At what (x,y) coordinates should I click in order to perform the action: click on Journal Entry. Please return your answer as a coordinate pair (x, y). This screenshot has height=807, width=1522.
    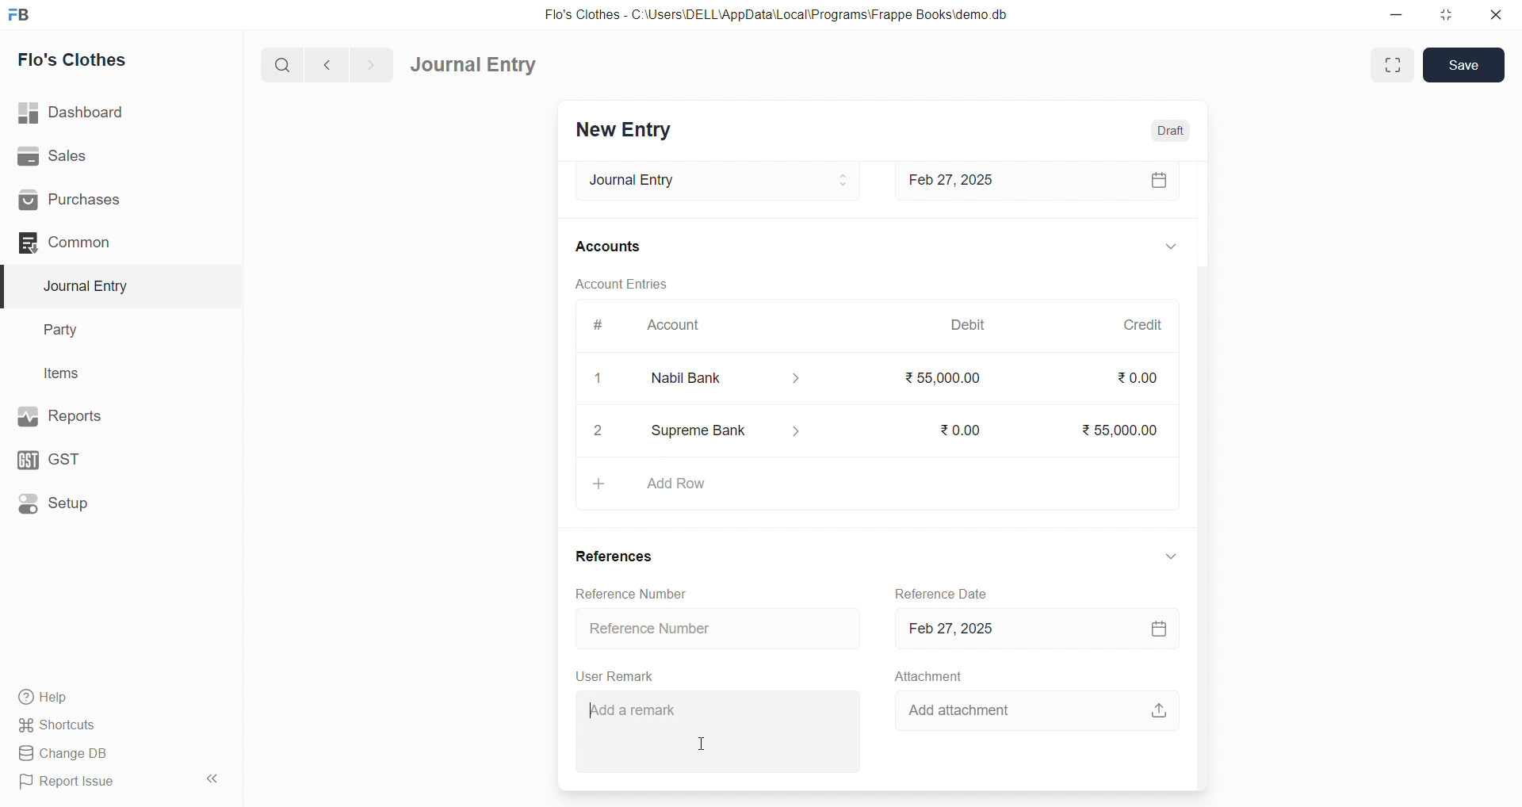
    Looking at the image, I should click on (713, 181).